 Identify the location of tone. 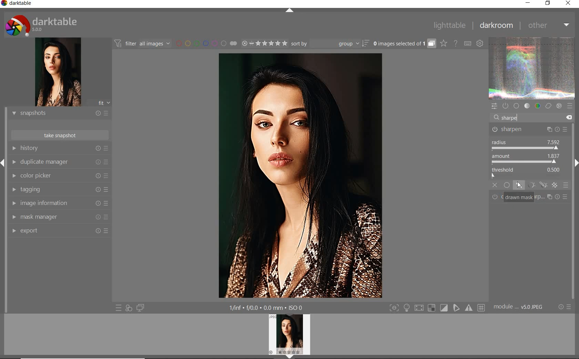
(527, 107).